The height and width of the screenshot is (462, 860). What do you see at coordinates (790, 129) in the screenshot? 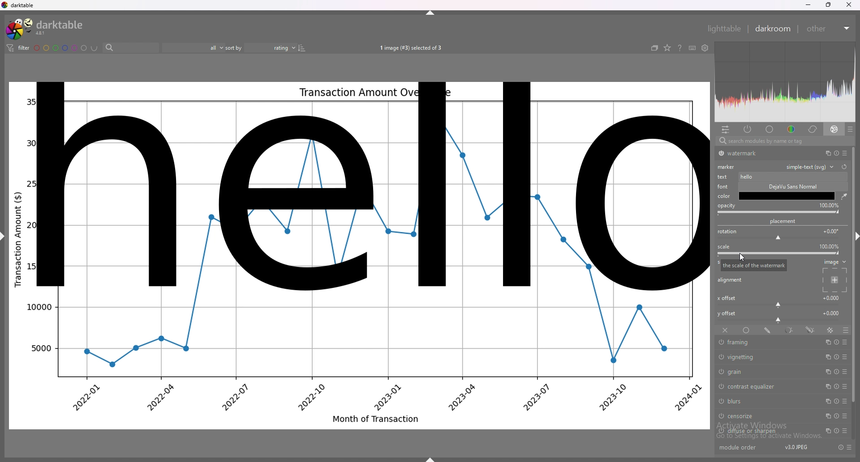
I see `color` at bounding box center [790, 129].